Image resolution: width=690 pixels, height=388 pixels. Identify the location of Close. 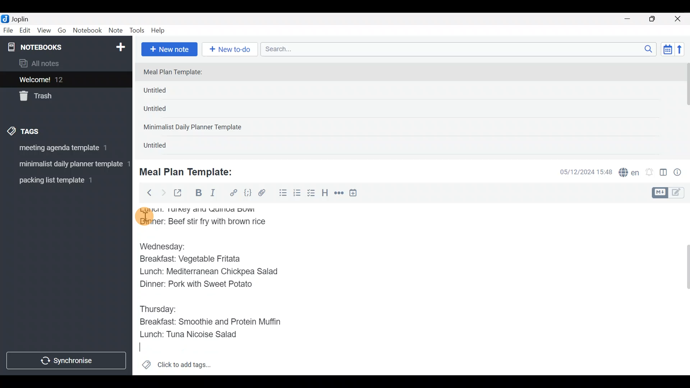
(679, 19).